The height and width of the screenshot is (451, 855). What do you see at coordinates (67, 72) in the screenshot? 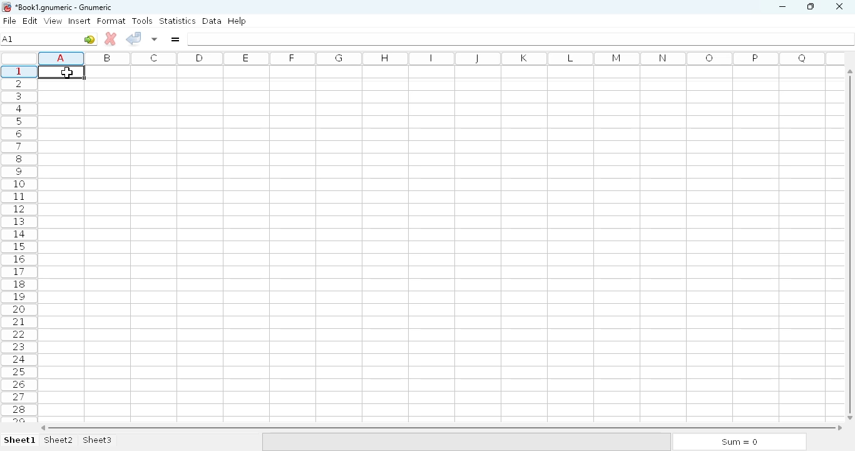
I see `Cursor` at bounding box center [67, 72].